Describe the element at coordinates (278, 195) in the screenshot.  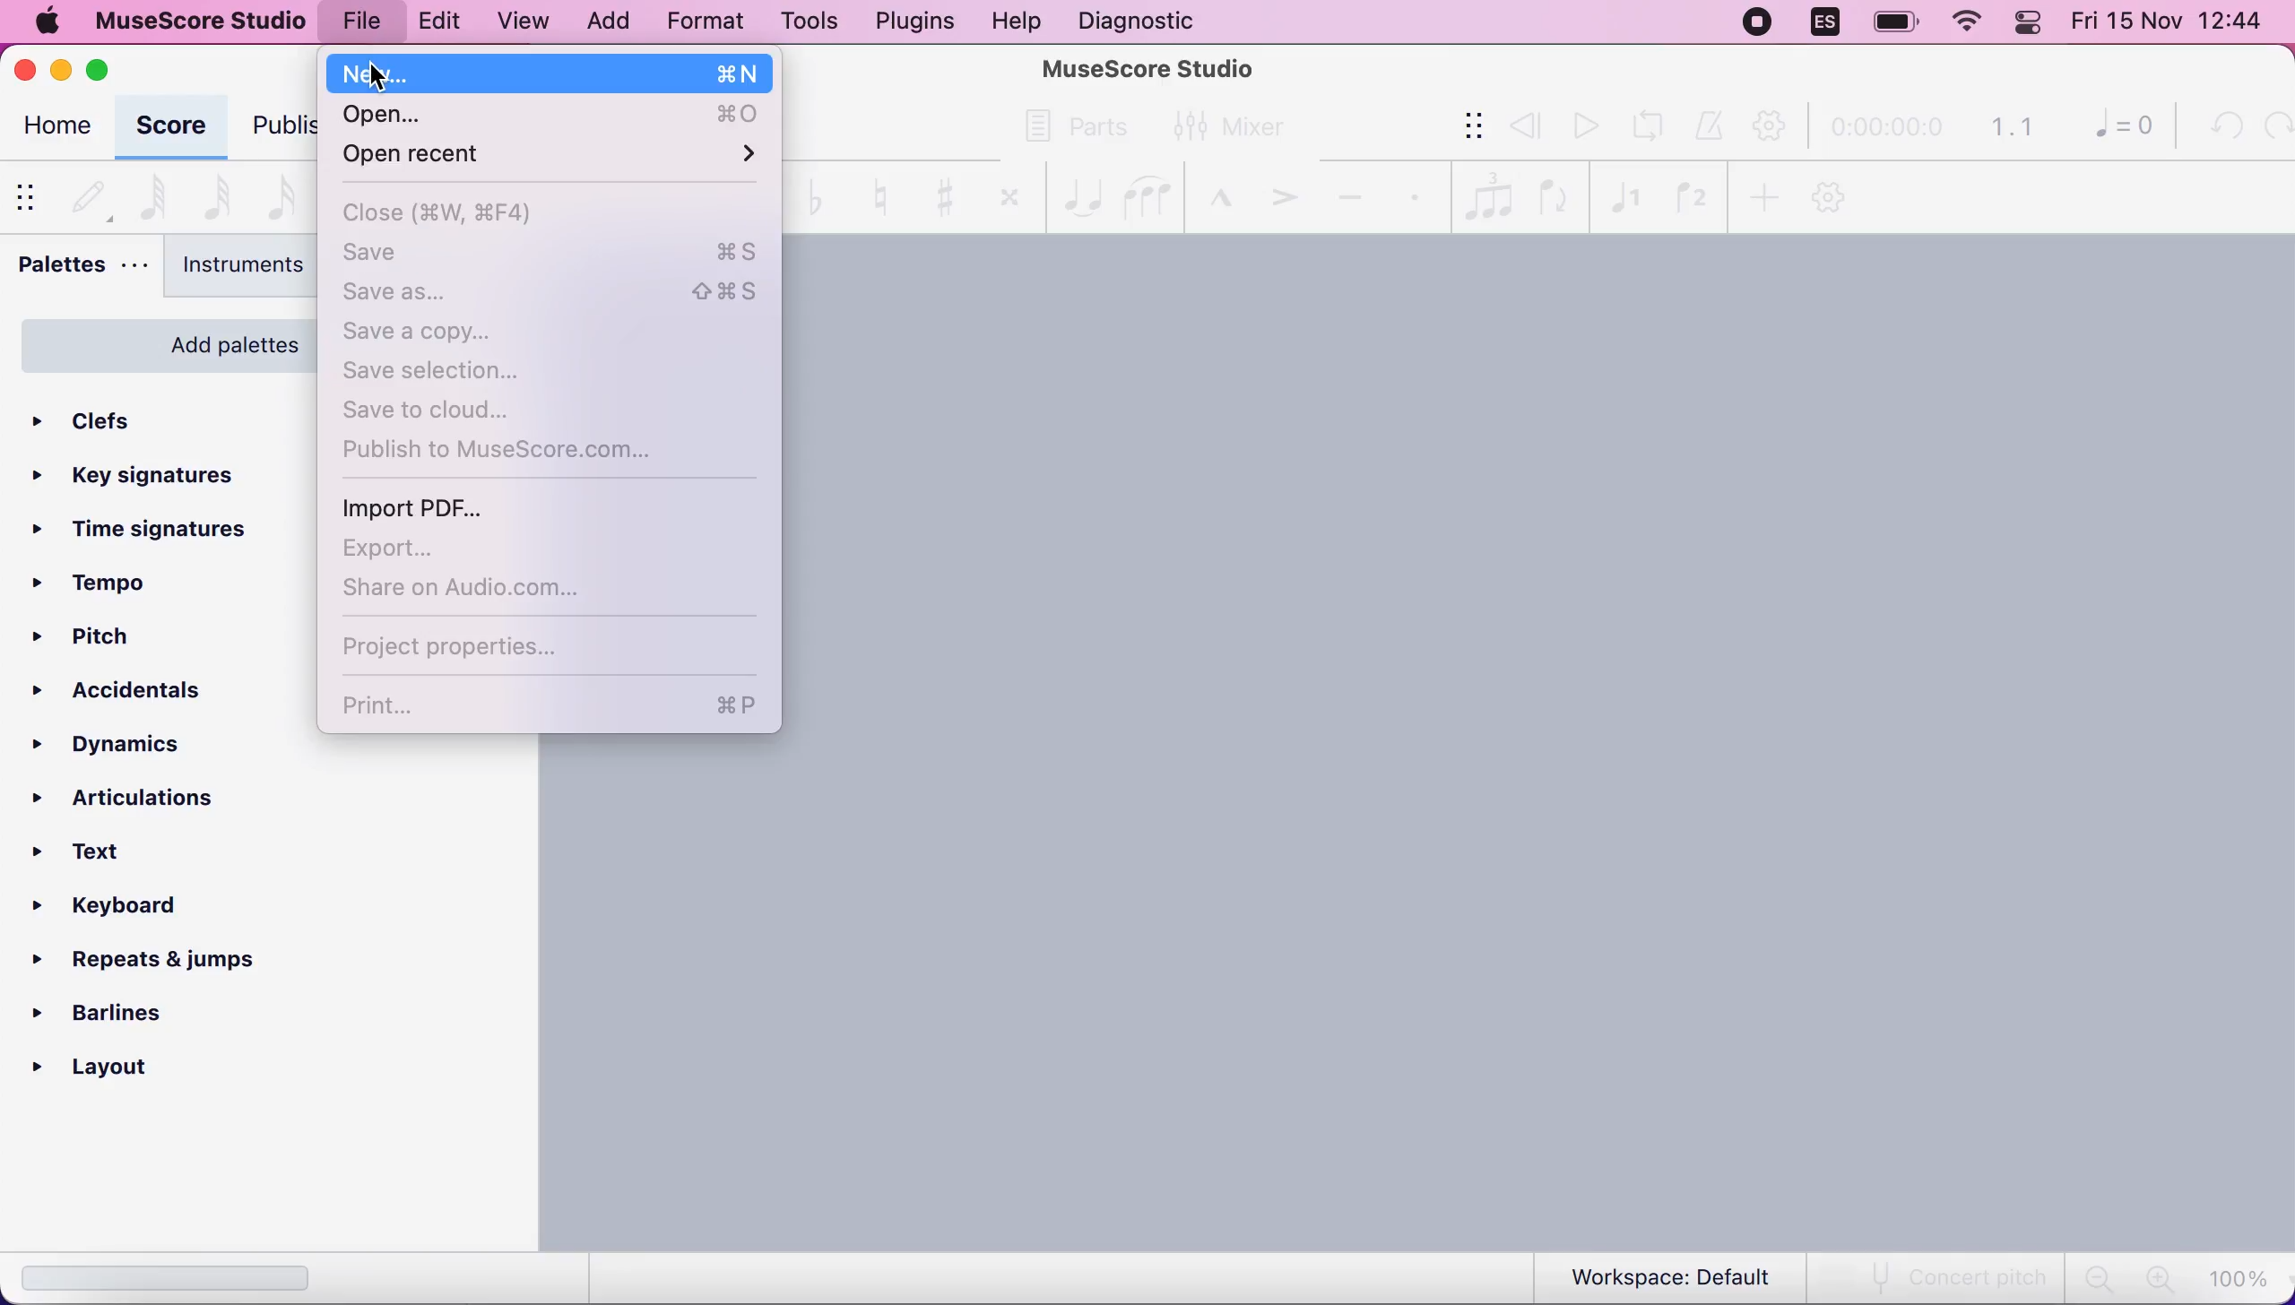
I see `16th note` at that location.